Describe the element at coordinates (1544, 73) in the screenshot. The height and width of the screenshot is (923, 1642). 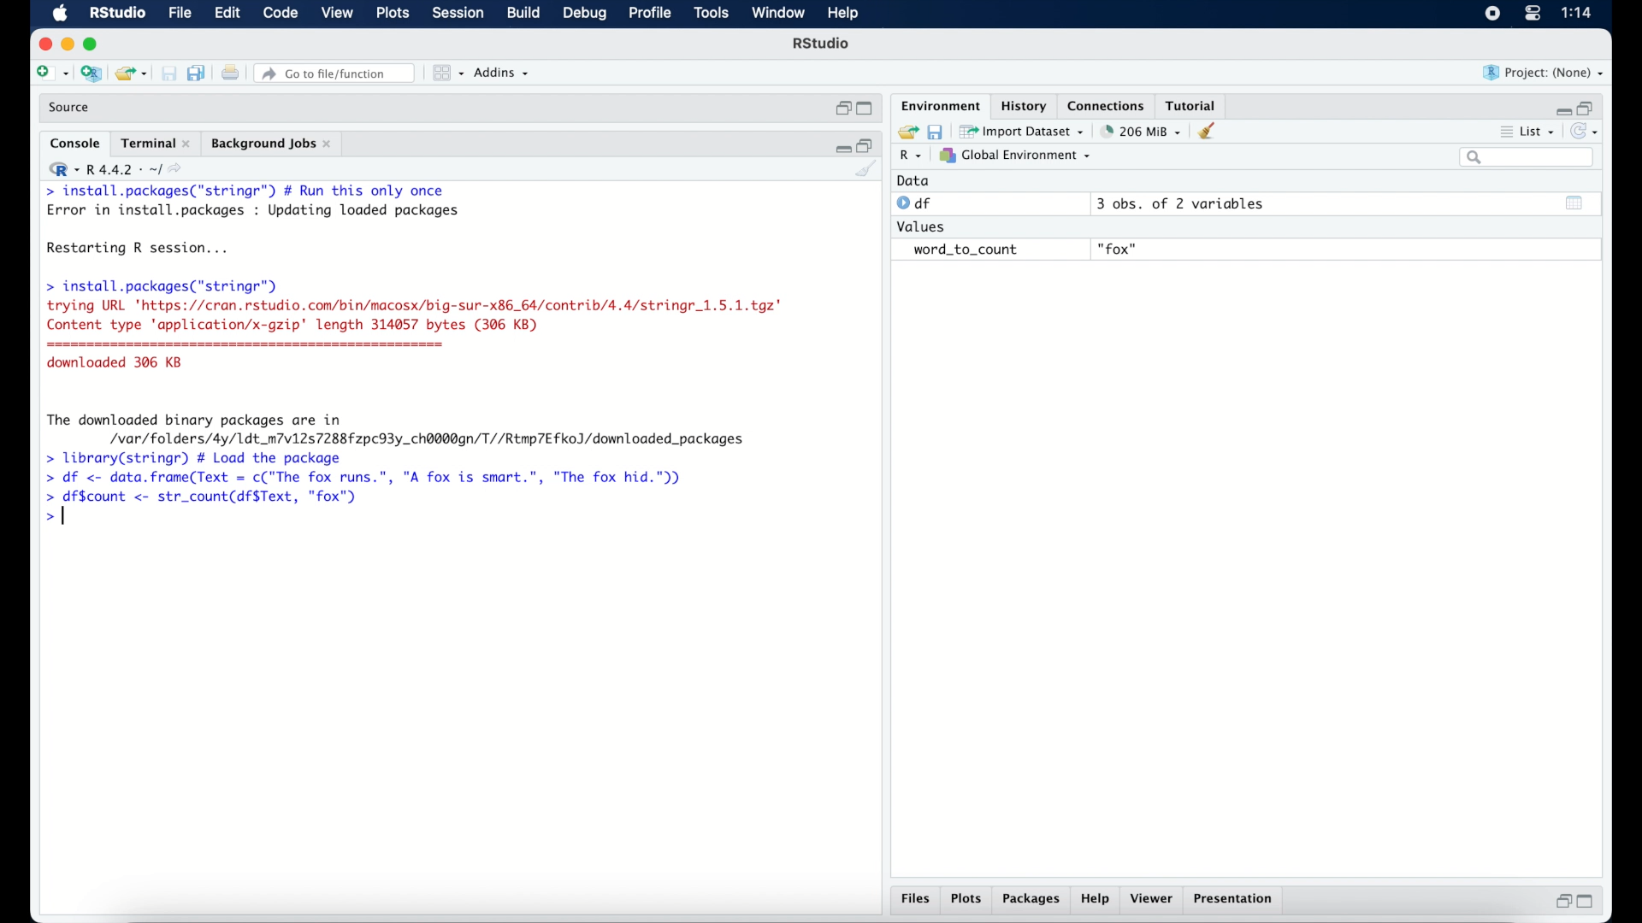
I see `project (none)` at that location.